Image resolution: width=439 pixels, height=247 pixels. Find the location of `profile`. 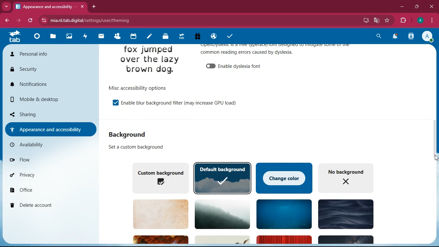

profile is located at coordinates (428, 37).